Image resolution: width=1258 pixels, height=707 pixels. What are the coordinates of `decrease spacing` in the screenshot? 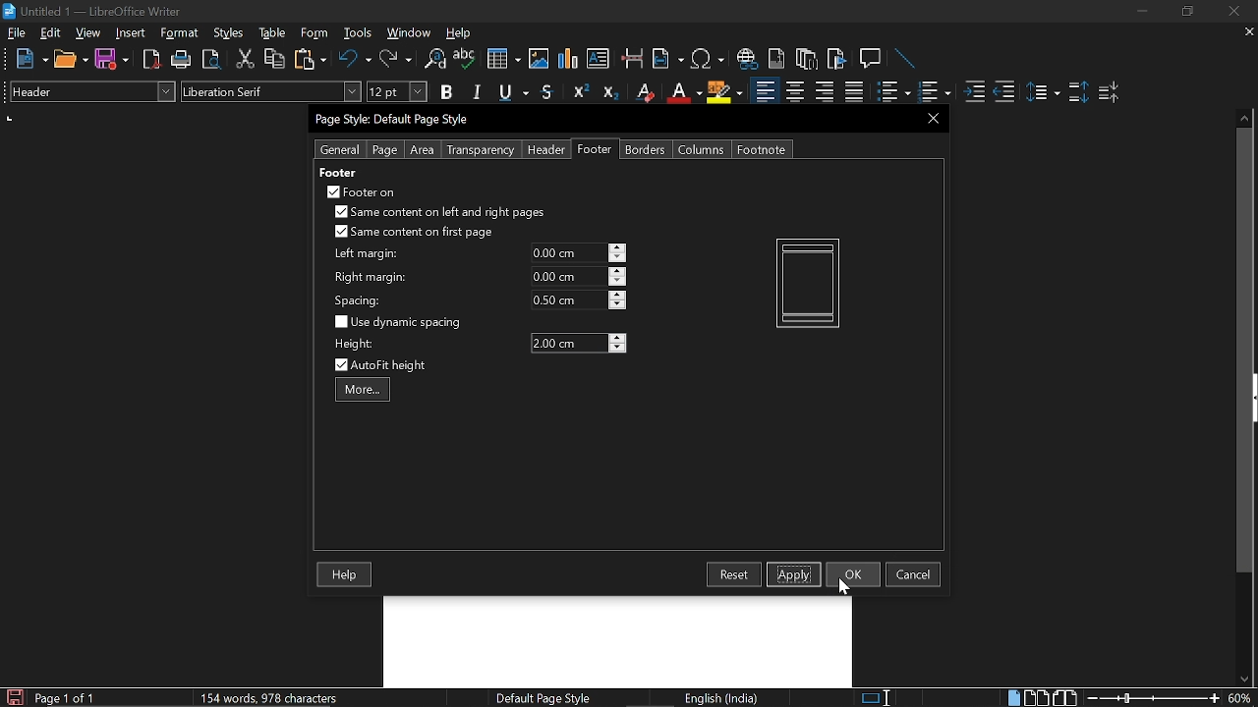 It's located at (617, 305).